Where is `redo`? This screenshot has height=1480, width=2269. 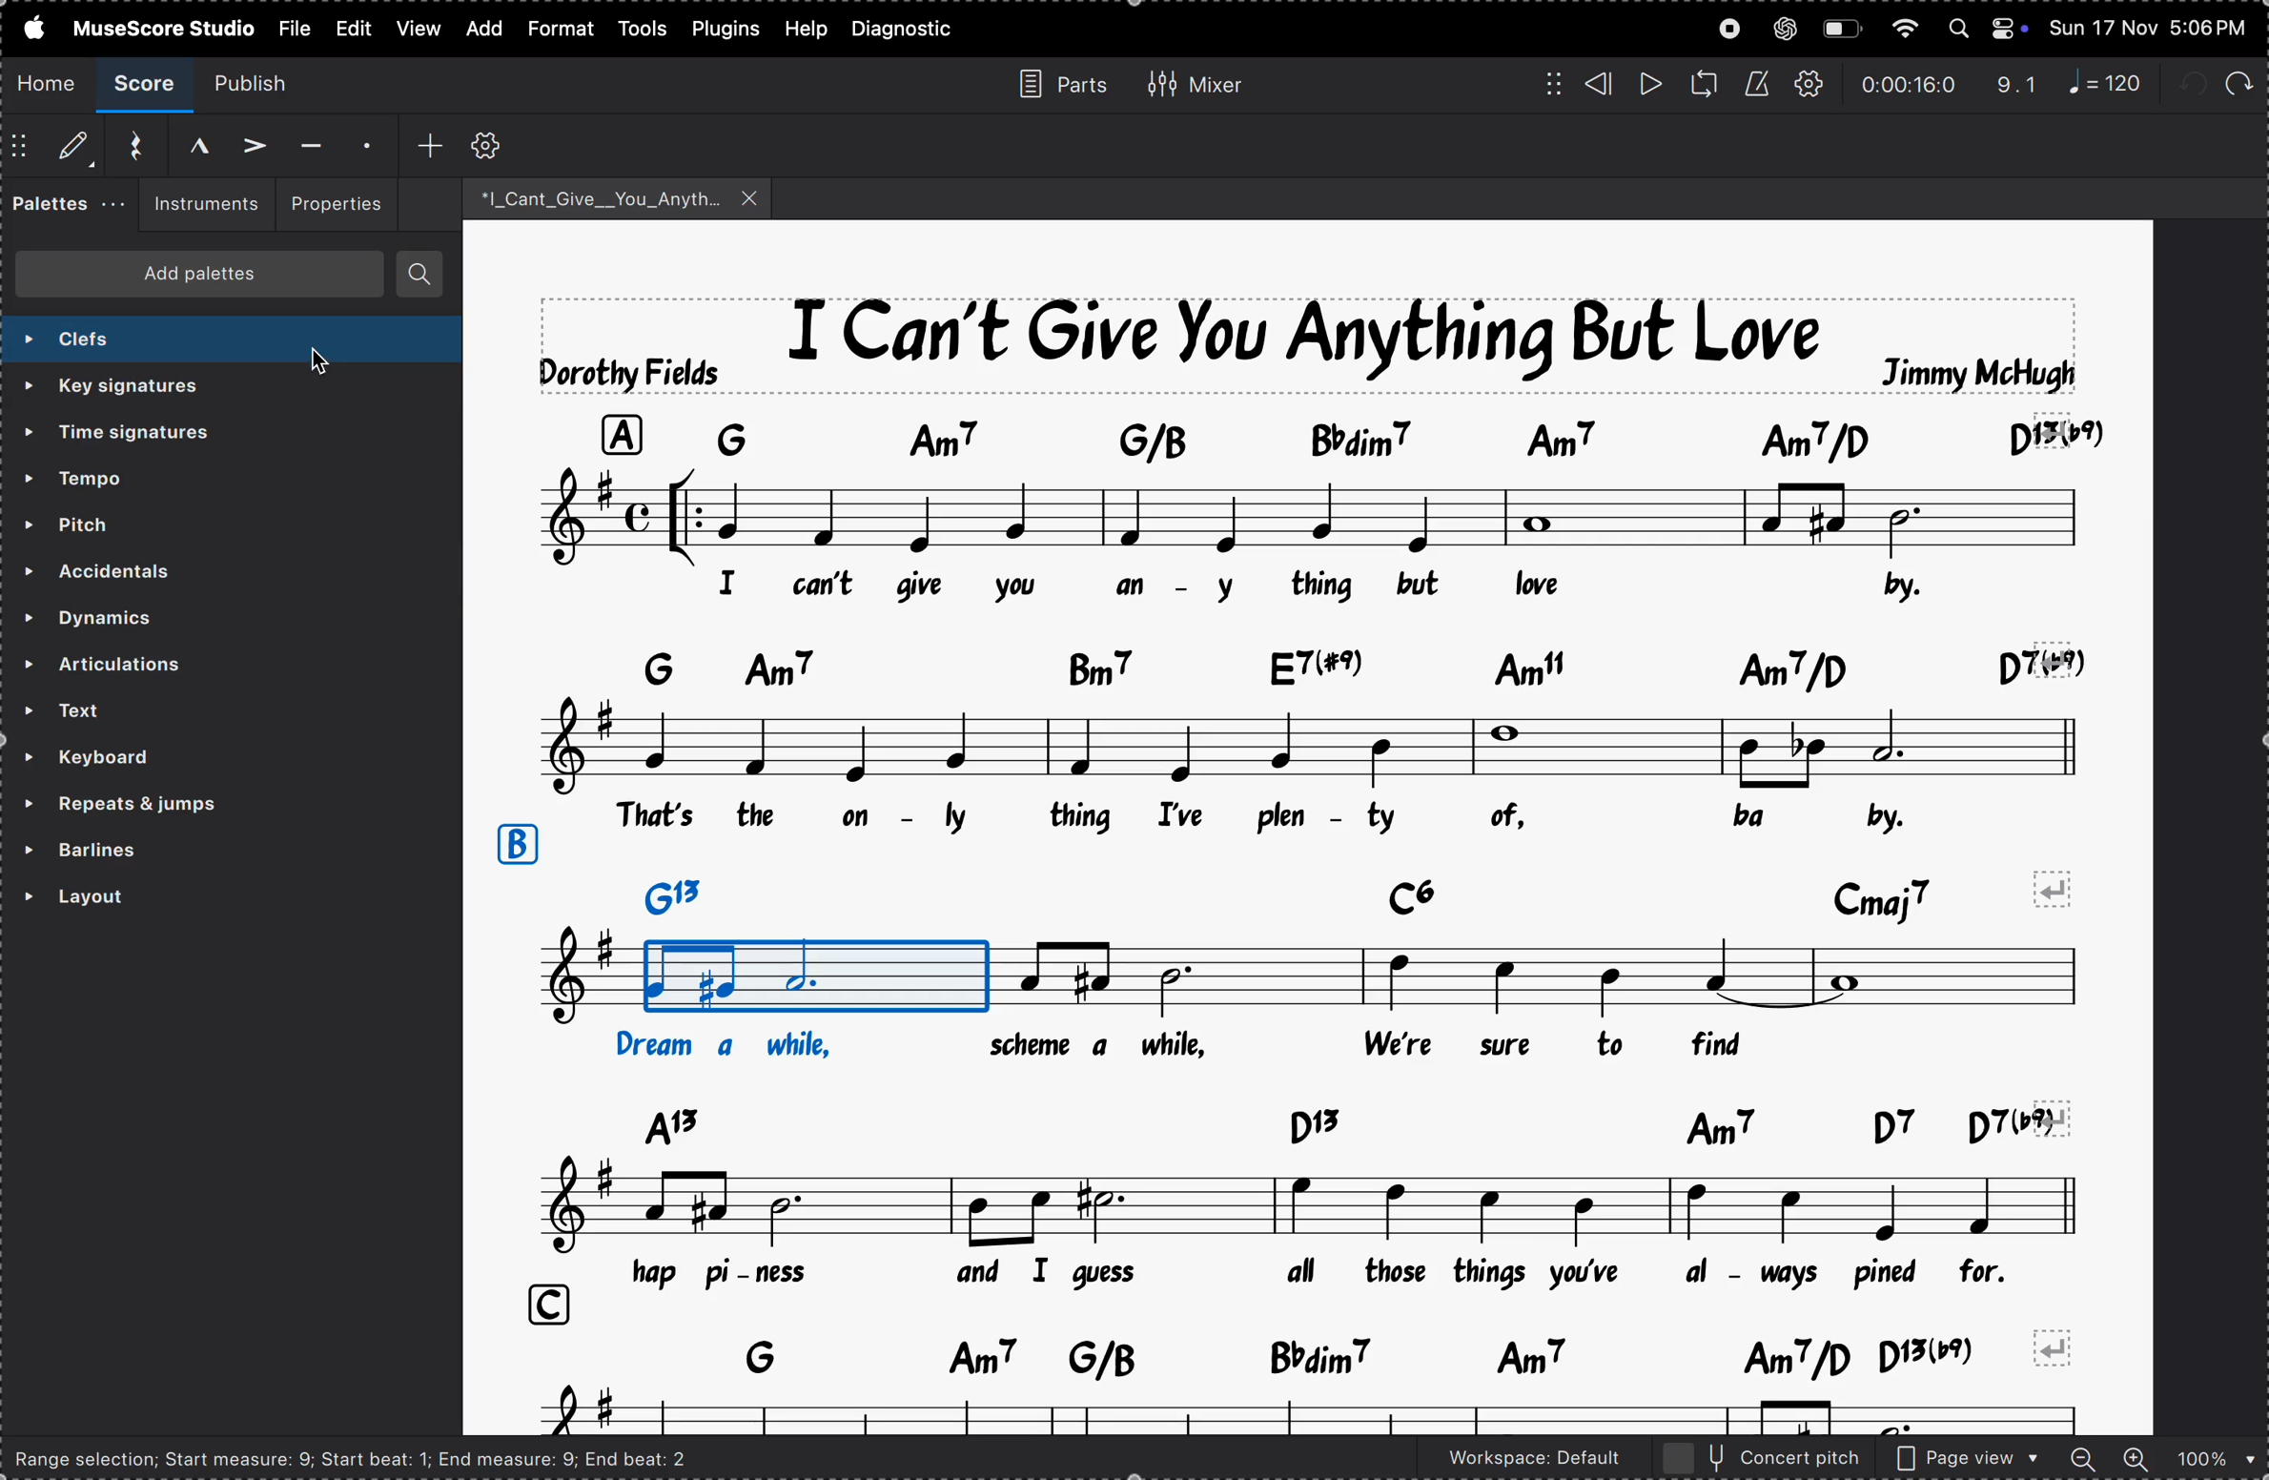
redo is located at coordinates (2237, 79).